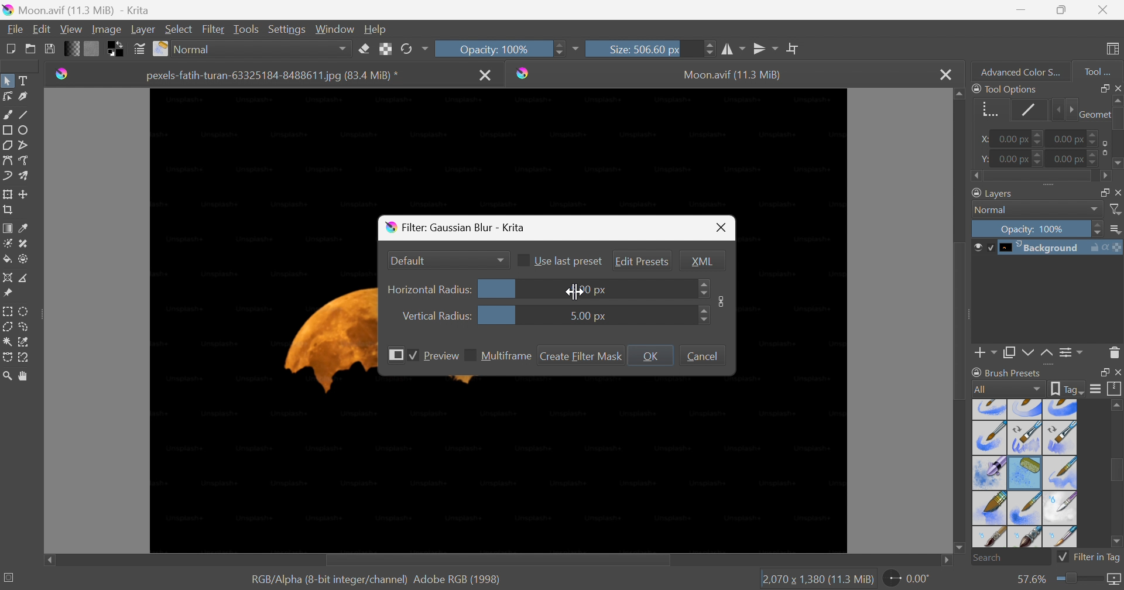 Image resolution: width=1124 pixels, height=590 pixels. I want to click on Moon.avif (11.3 MiB - Krita), so click(75, 9).